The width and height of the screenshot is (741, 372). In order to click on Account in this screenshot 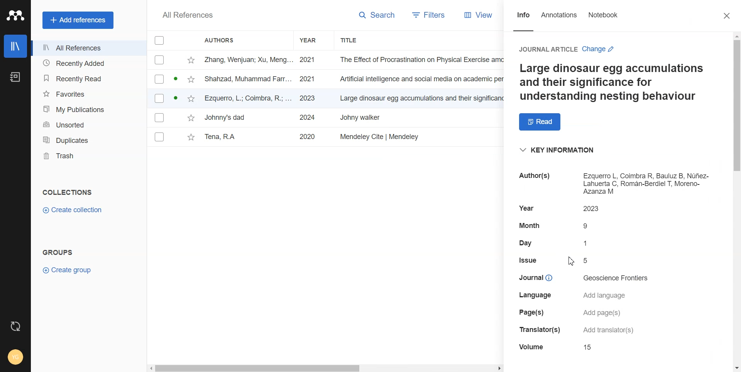, I will do `click(14, 355)`.